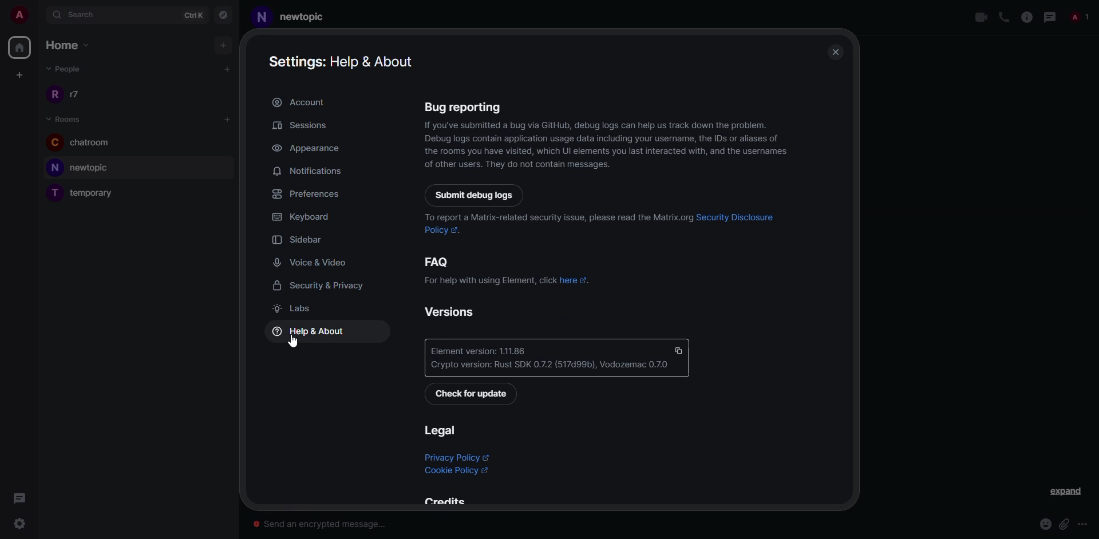 This screenshot has height=539, width=1099. I want to click on version, so click(480, 351).